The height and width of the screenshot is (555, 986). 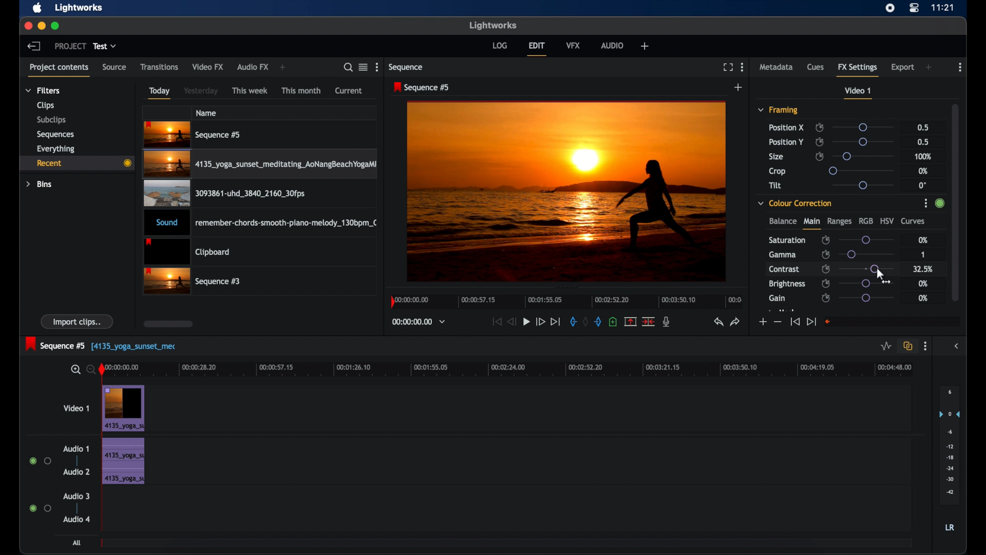 I want to click on name, so click(x=207, y=113).